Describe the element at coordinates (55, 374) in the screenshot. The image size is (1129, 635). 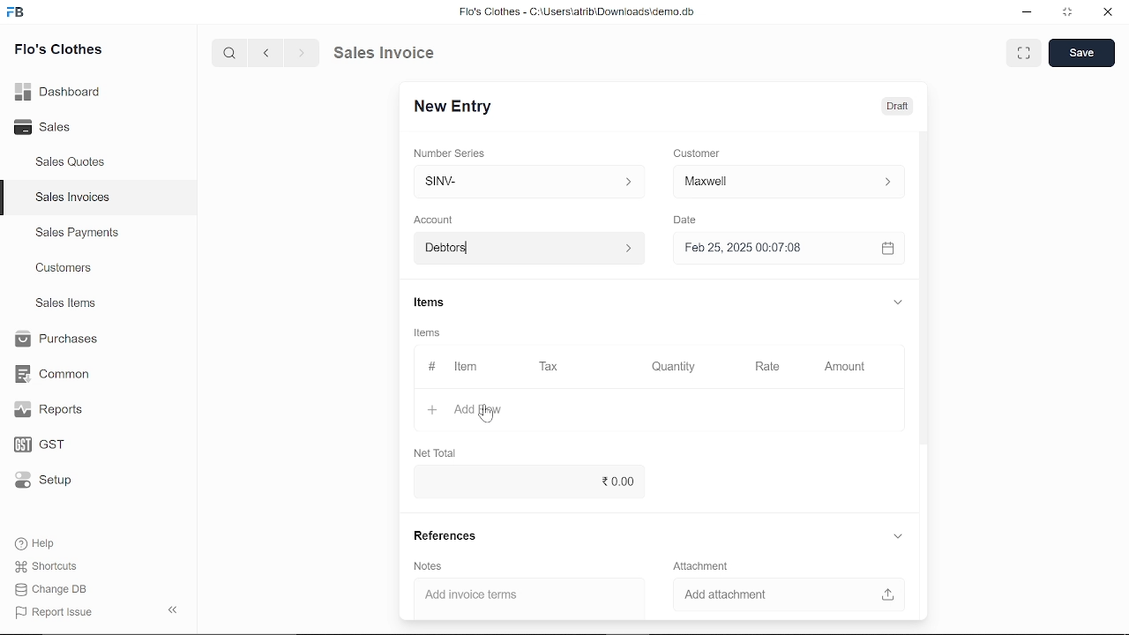
I see `Common` at that location.